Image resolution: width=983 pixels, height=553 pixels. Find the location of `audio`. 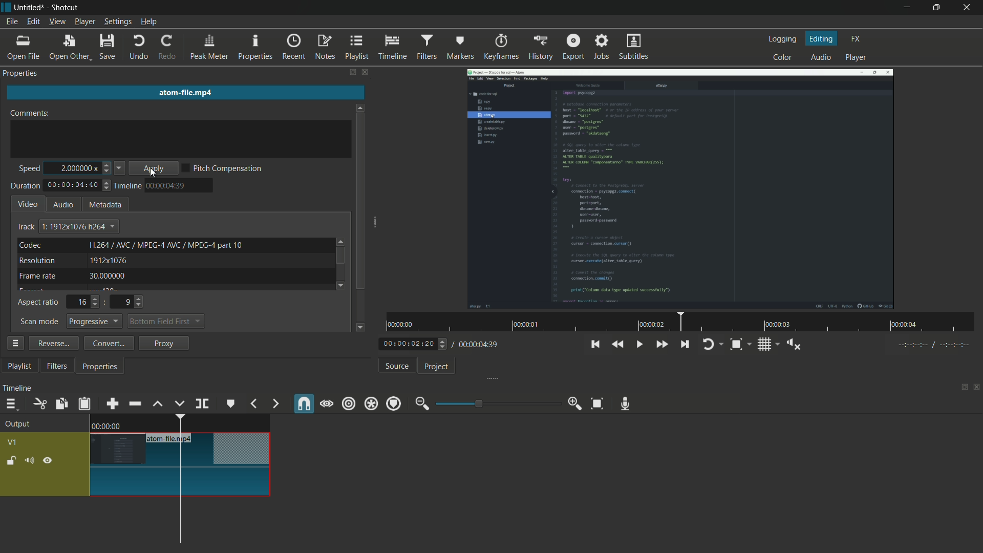

audio is located at coordinates (822, 56).